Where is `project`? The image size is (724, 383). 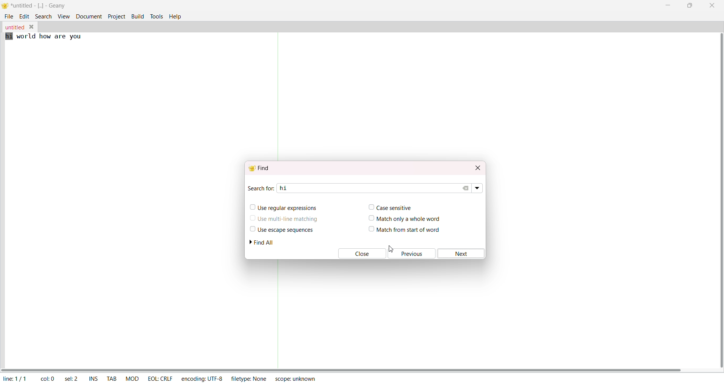 project is located at coordinates (117, 16).